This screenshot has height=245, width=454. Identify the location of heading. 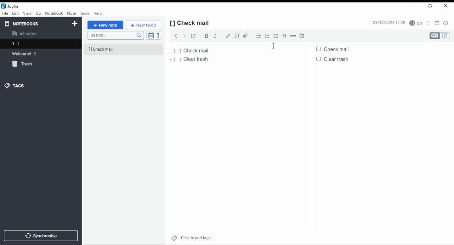
(285, 36).